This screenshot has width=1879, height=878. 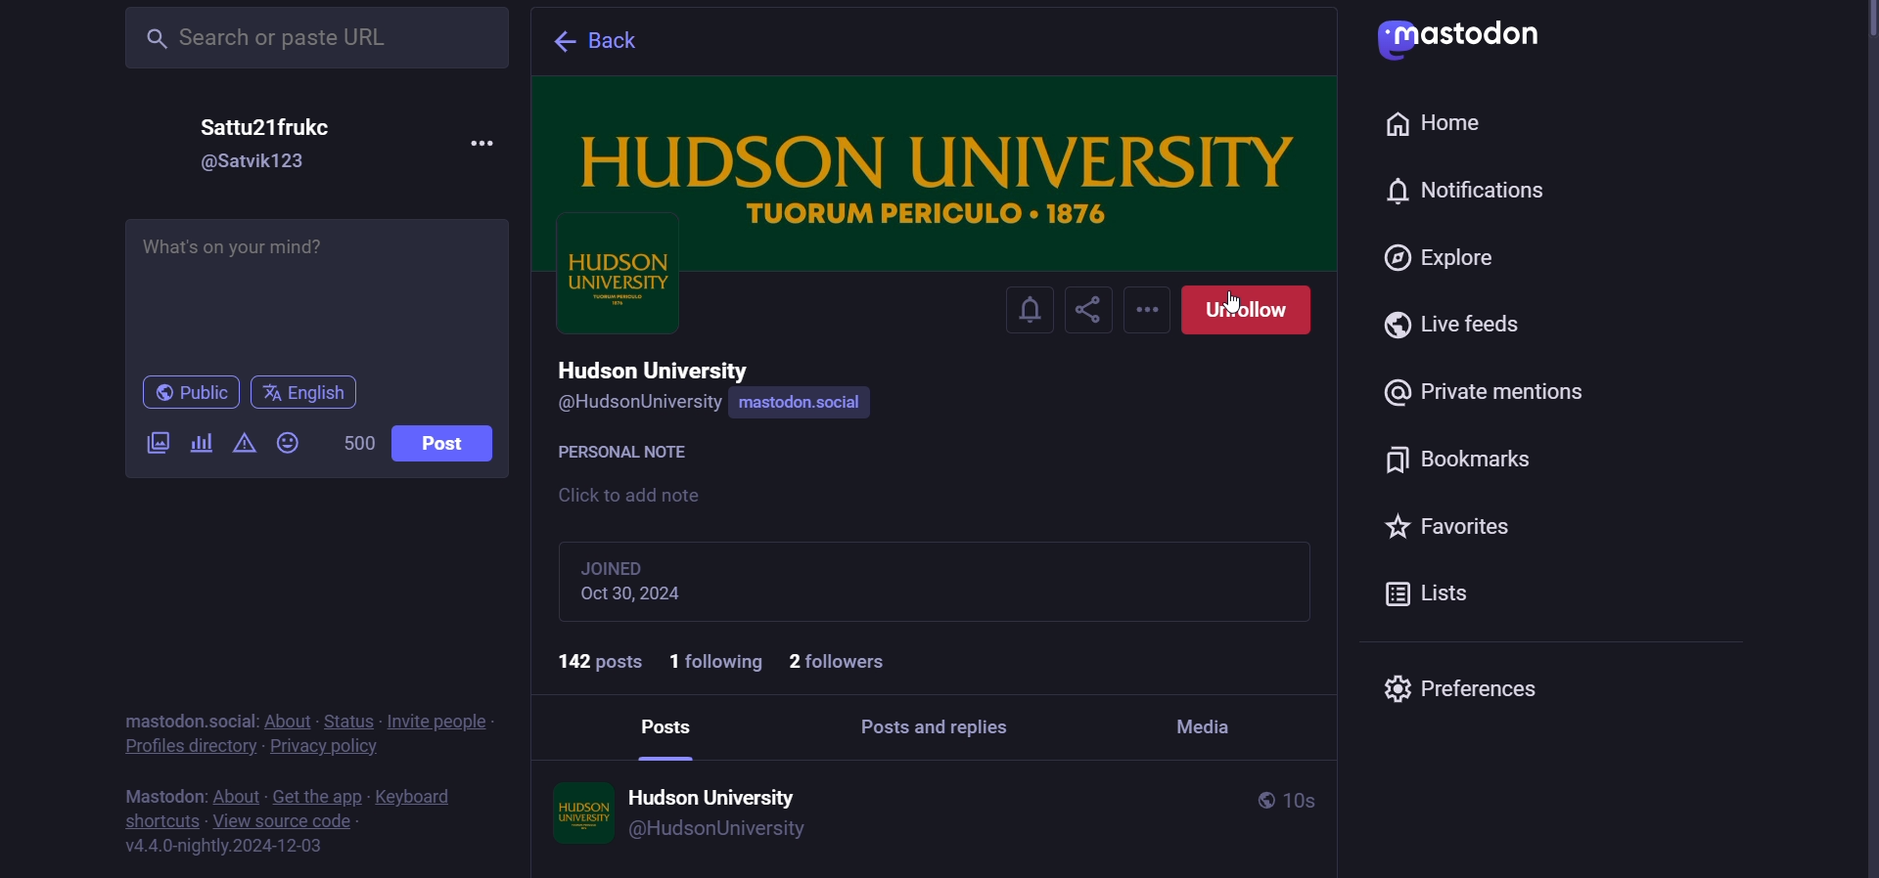 I want to click on posts, so click(x=669, y=724).